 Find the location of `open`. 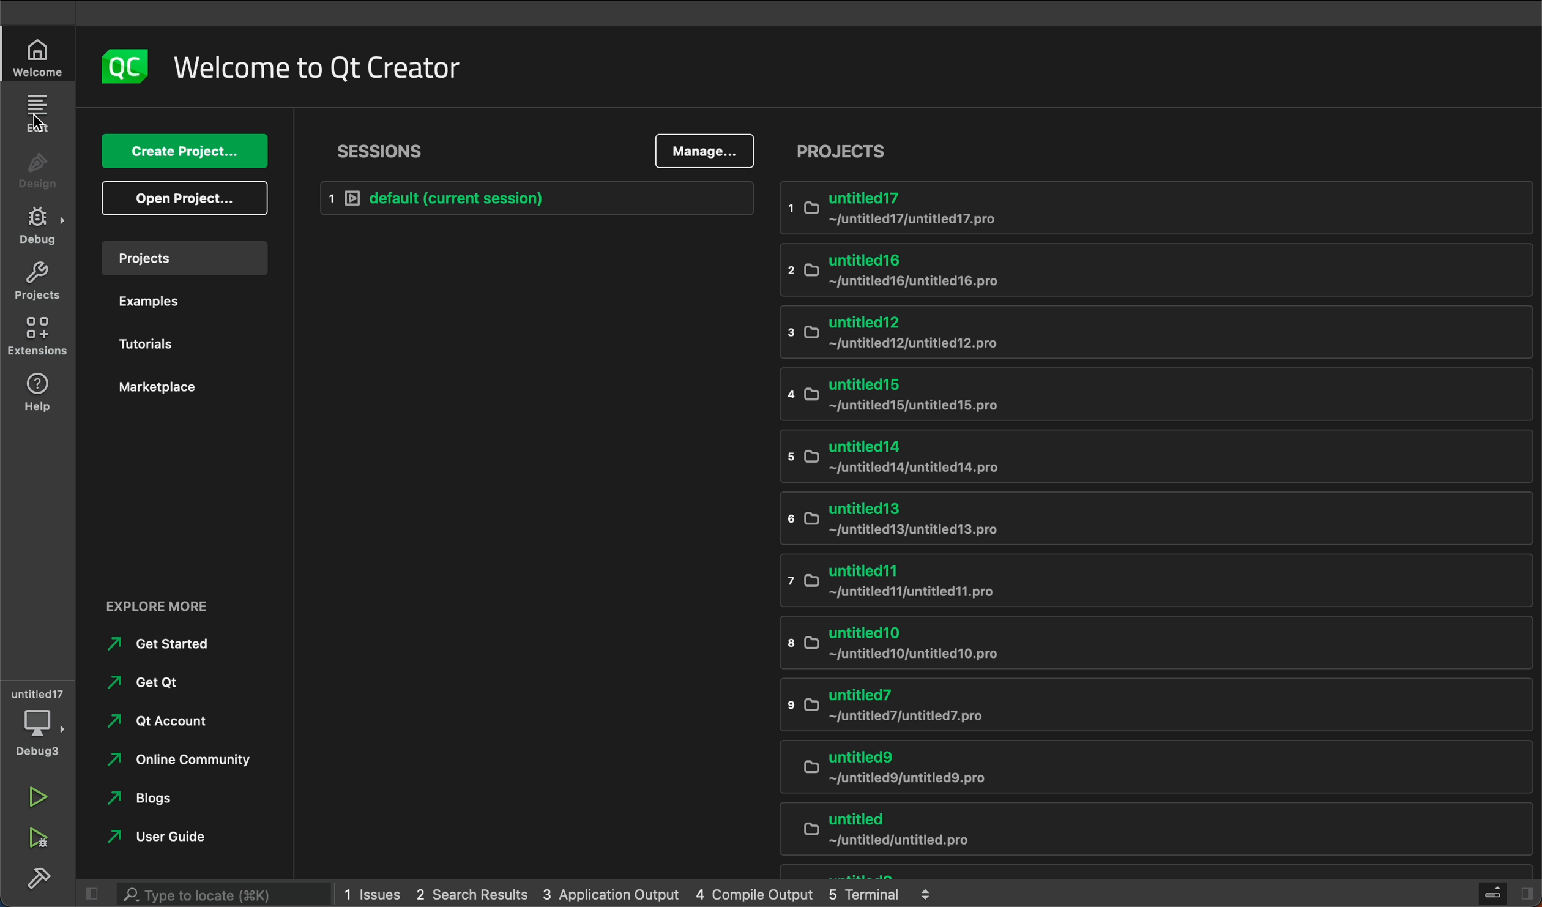

open is located at coordinates (185, 203).